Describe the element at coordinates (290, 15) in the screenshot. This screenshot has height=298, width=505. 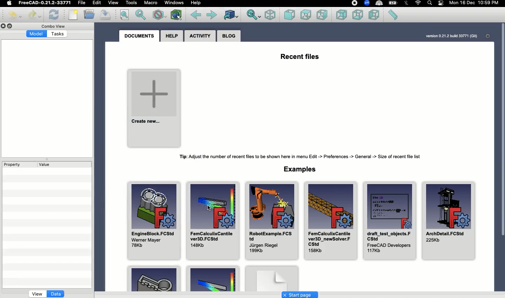
I see `Front` at that location.